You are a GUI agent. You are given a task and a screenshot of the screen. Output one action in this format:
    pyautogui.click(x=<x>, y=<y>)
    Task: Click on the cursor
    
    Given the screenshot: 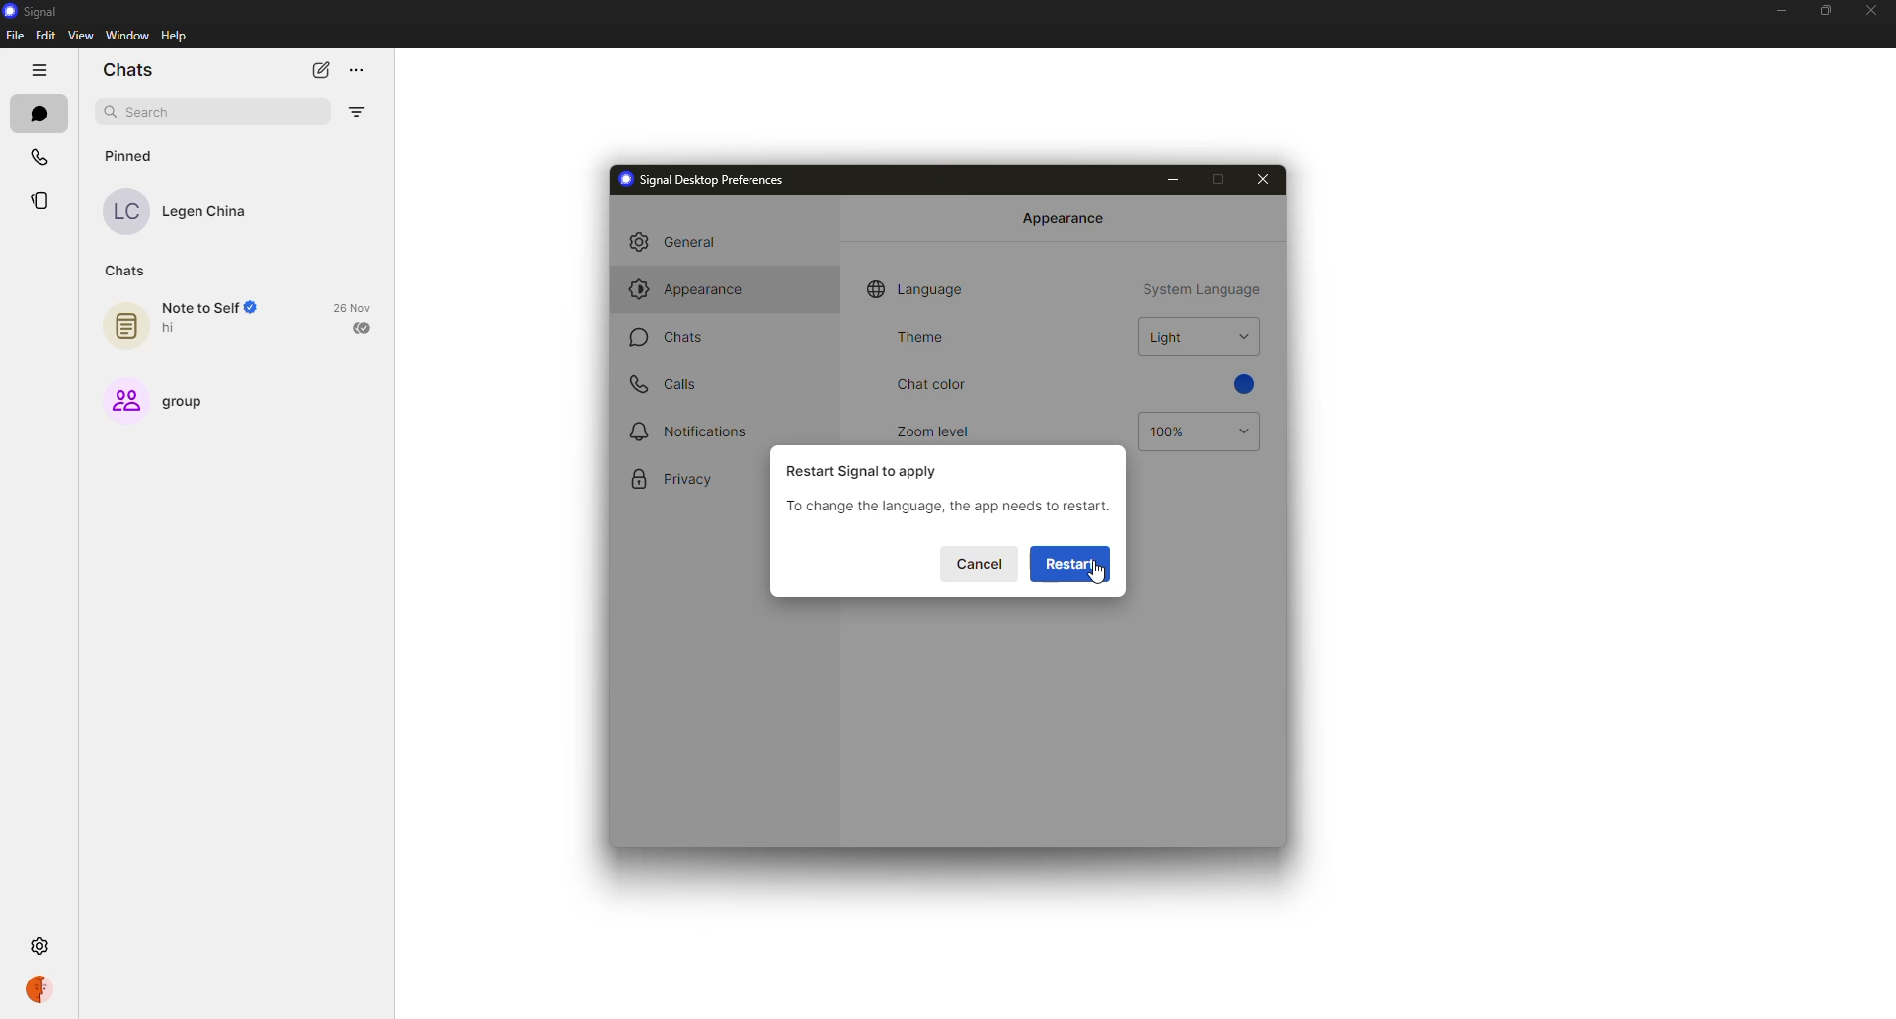 What is the action you would take?
    pyautogui.click(x=1097, y=573)
    